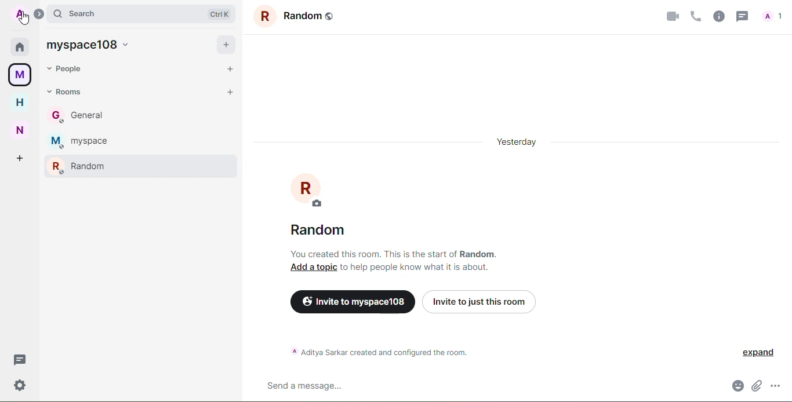 This screenshot has width=792, height=402. I want to click on invite just to this room, so click(481, 301).